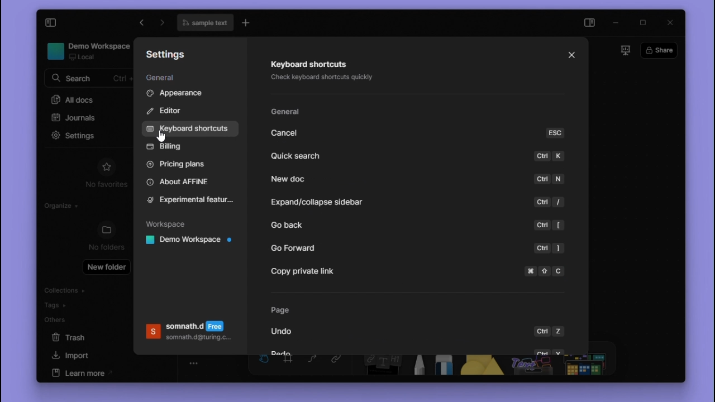  I want to click on filename text, so click(204, 23).